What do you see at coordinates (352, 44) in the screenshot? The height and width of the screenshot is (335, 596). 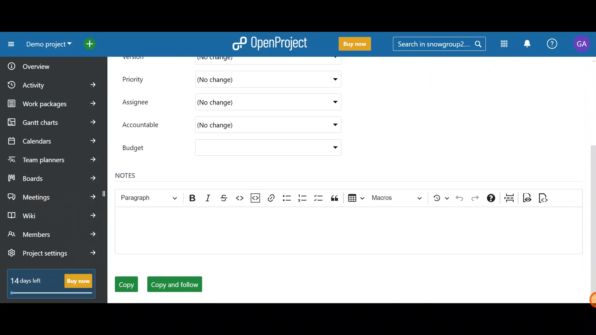 I see `Buy now` at bounding box center [352, 44].